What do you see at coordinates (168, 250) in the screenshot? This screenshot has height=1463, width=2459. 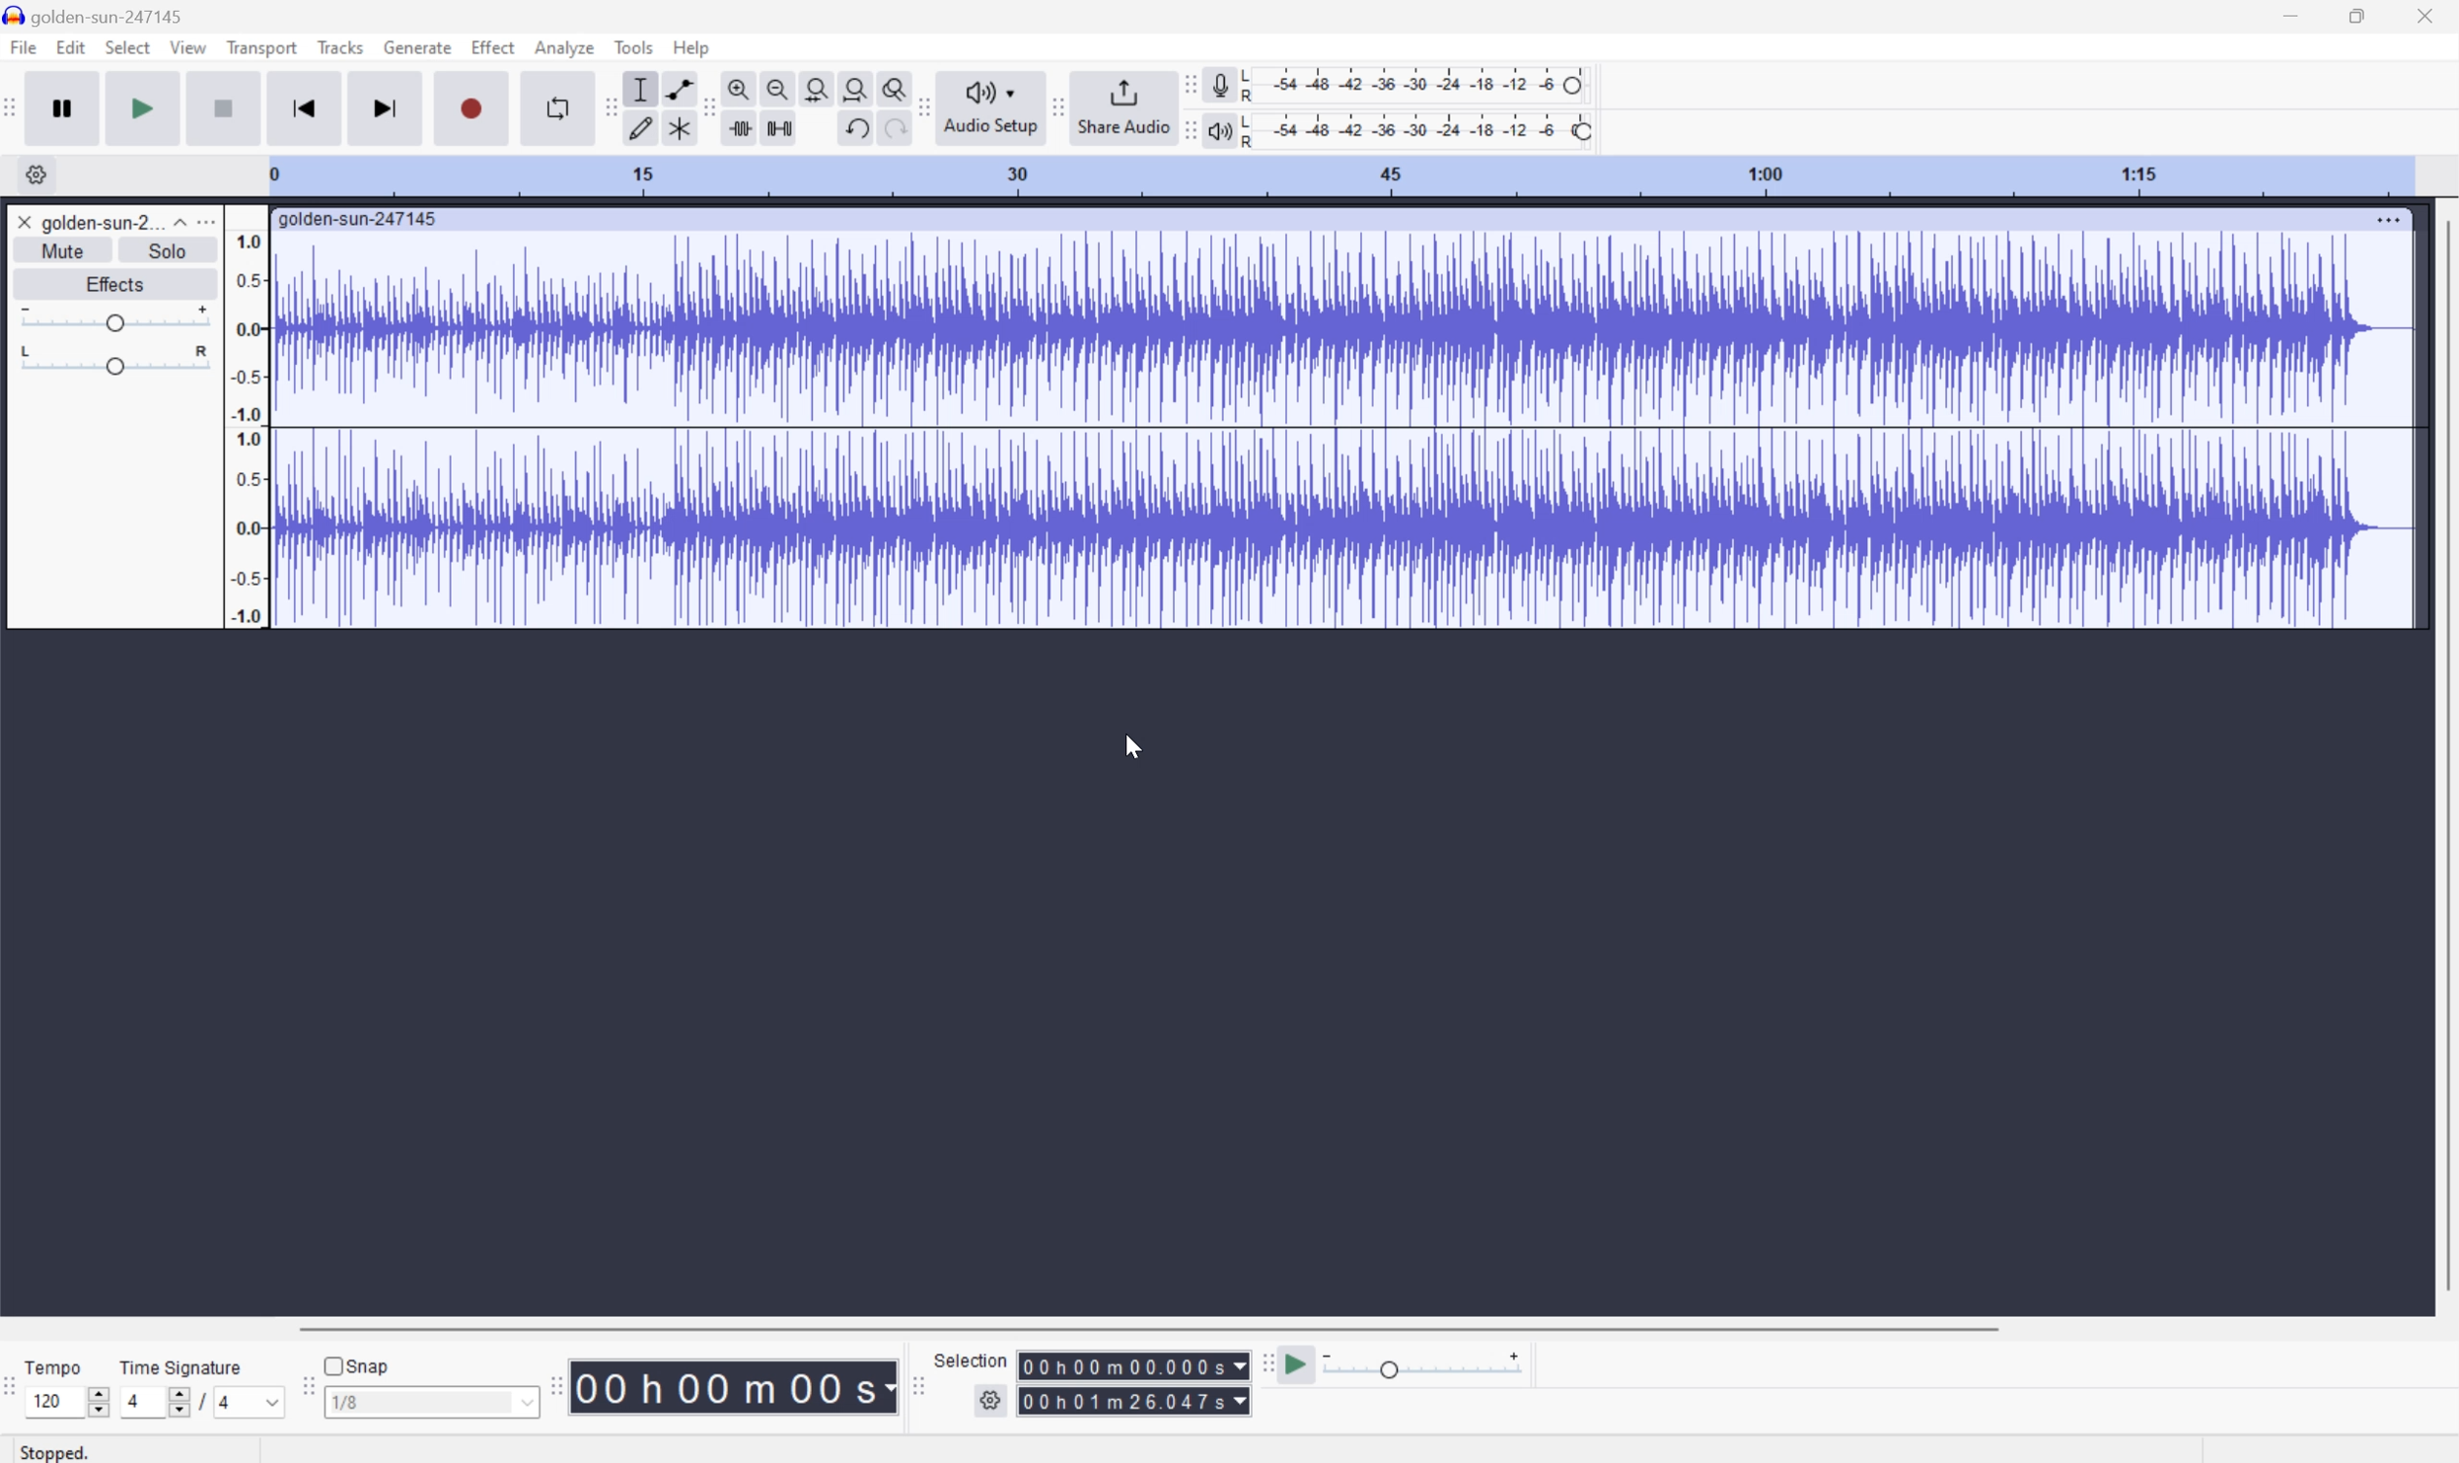 I see `Solo` at bounding box center [168, 250].